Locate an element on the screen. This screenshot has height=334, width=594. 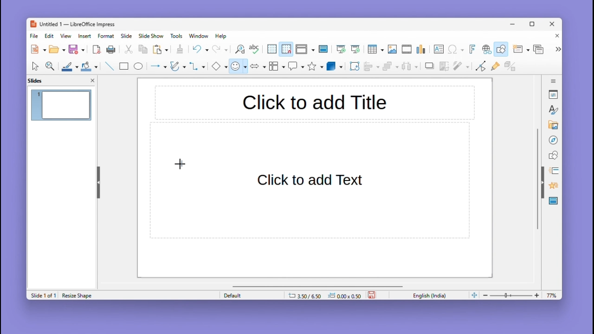
File name is located at coordinates (72, 25).